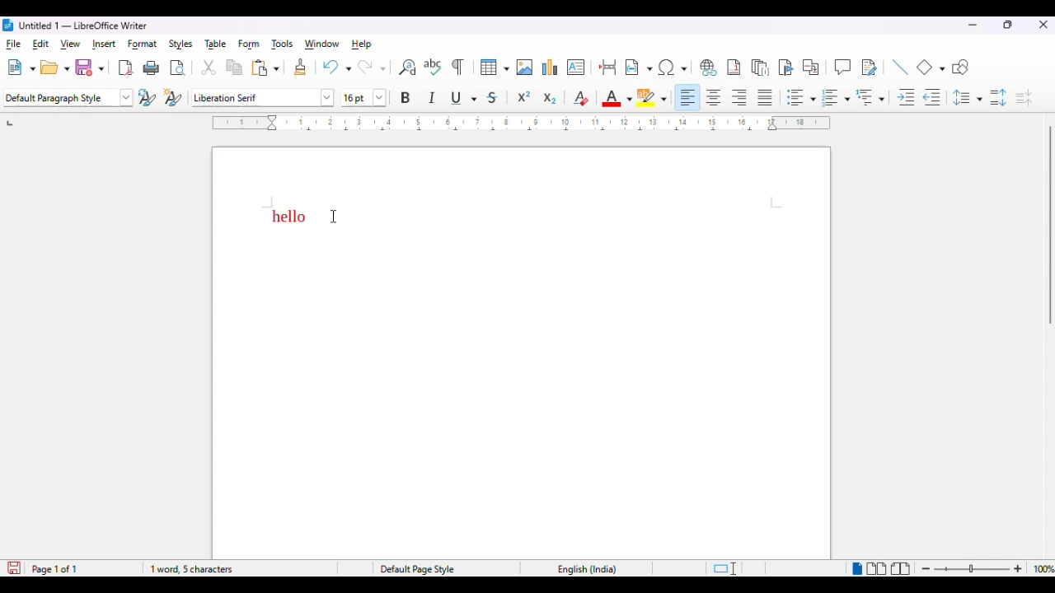 The height and width of the screenshot is (593, 1055). Describe the element at coordinates (869, 68) in the screenshot. I see `show track changes functions` at that location.